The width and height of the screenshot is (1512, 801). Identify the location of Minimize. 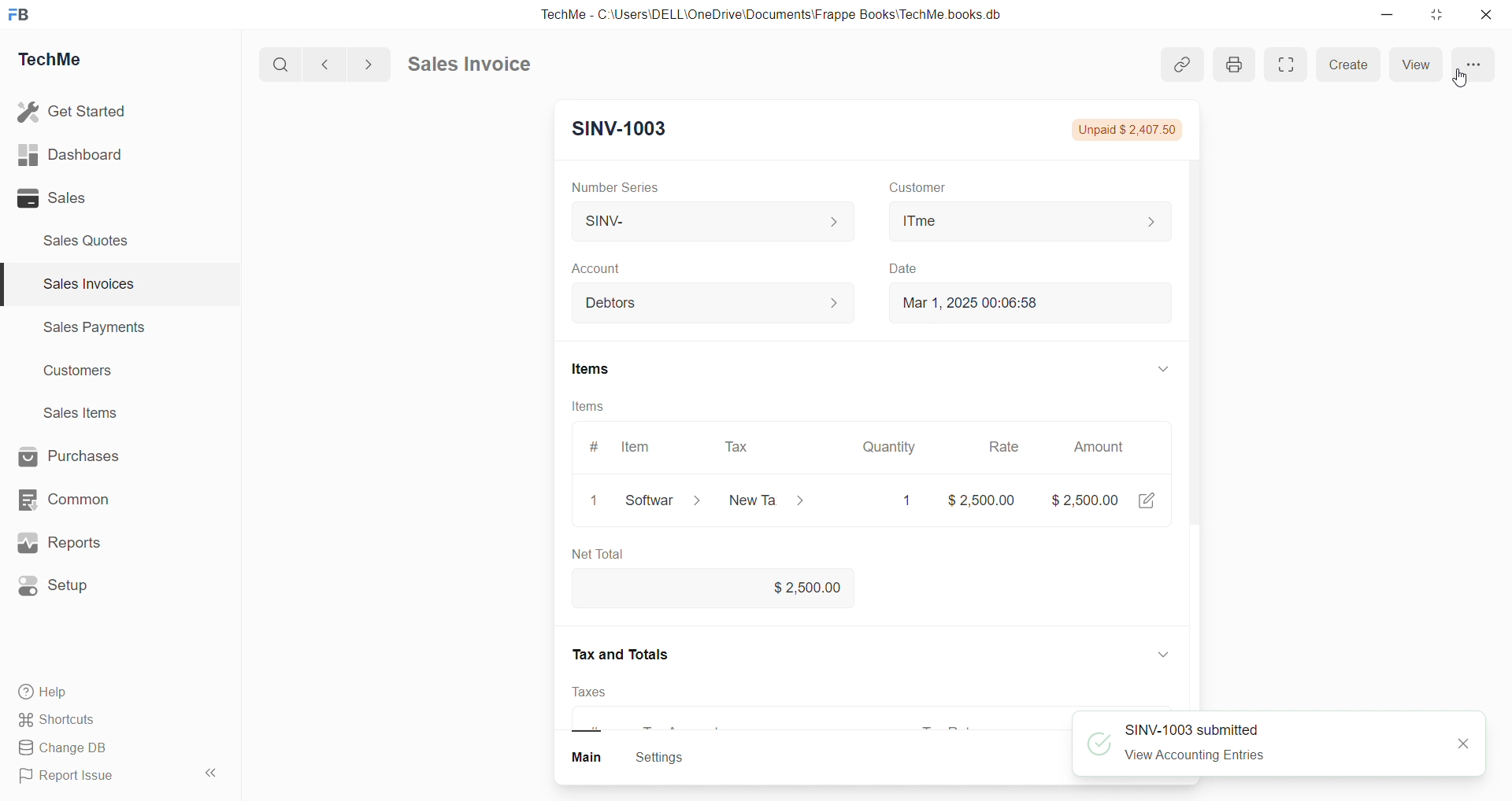
(1392, 16).